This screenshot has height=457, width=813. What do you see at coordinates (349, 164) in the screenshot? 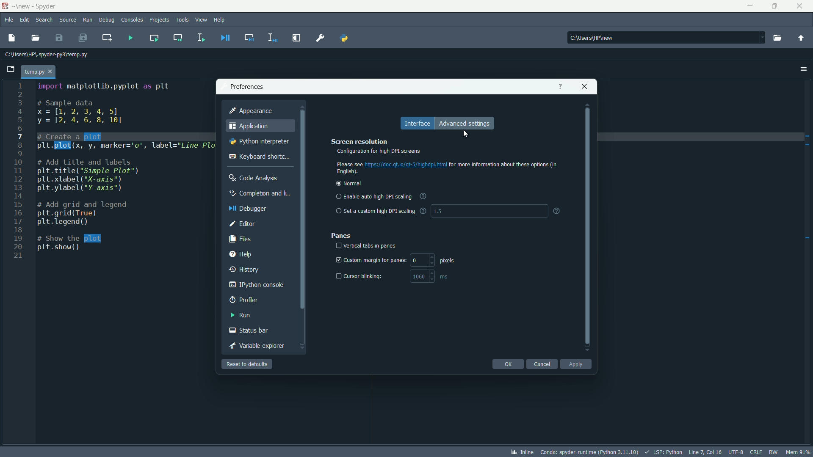
I see `please see` at bounding box center [349, 164].